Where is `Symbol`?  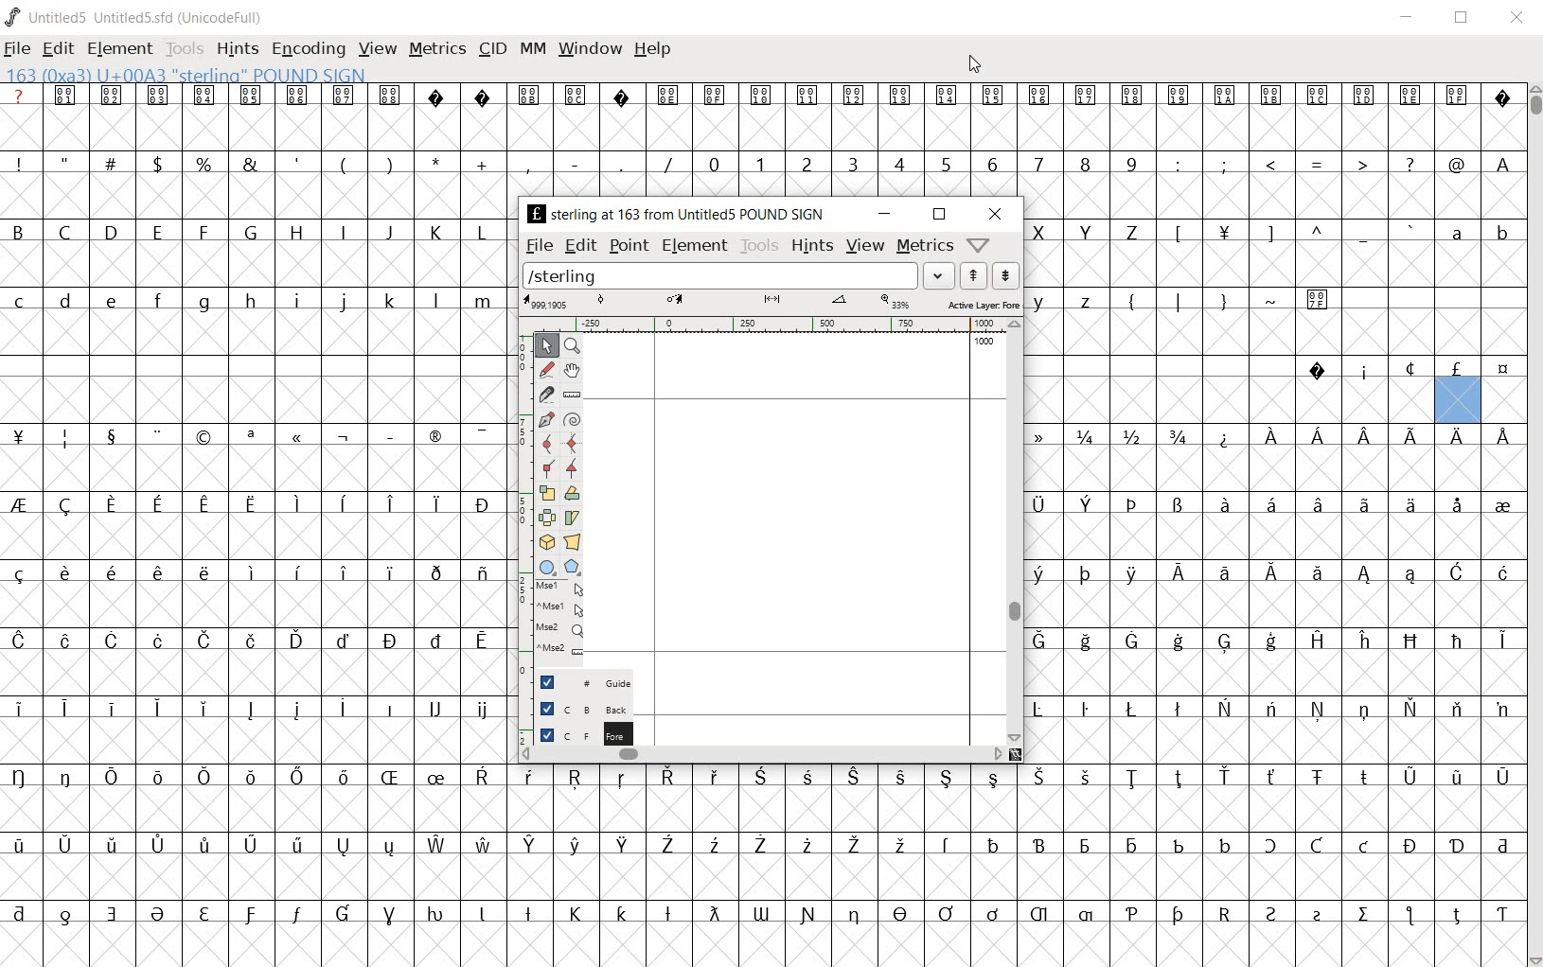 Symbol is located at coordinates (1317, 639).